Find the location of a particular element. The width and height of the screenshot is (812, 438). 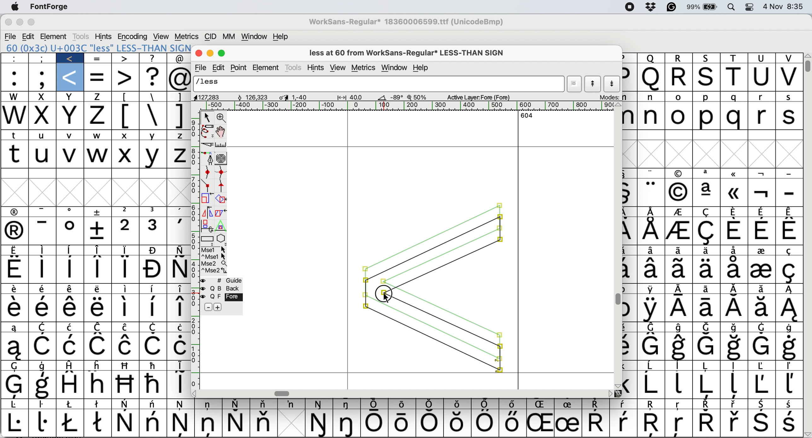

60 (0x3c) U+003C "less" LESS-THAN SIGN is located at coordinates (98, 47).